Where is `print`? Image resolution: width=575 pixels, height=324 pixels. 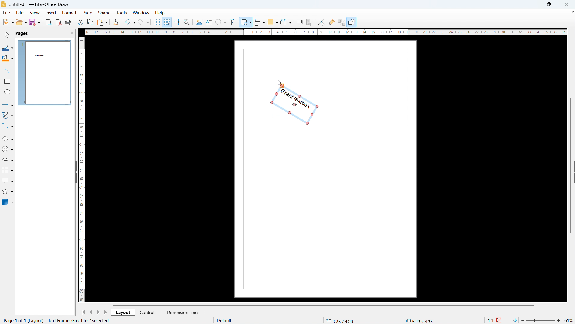 print is located at coordinates (68, 22).